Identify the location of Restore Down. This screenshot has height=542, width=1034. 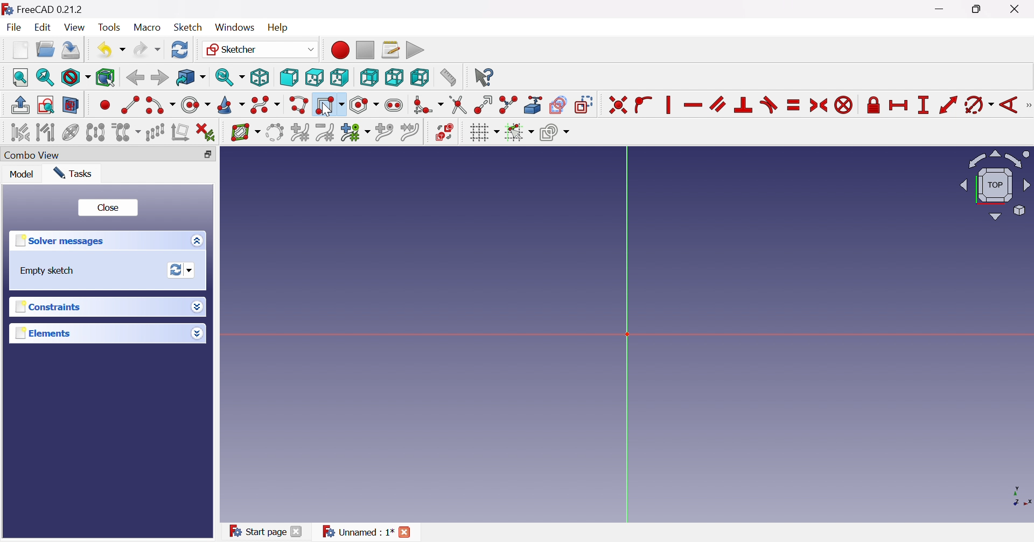
(978, 10).